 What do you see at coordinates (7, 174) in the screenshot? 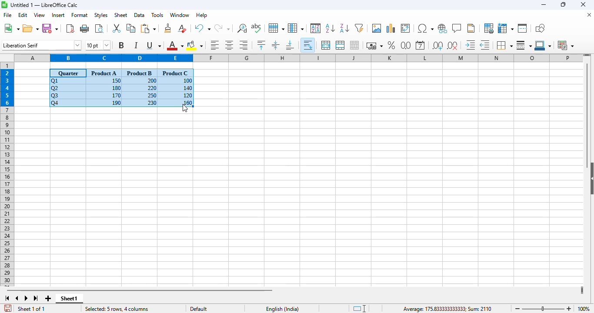
I see `rows` at bounding box center [7, 174].